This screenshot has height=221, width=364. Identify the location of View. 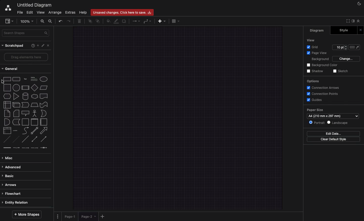
(41, 12).